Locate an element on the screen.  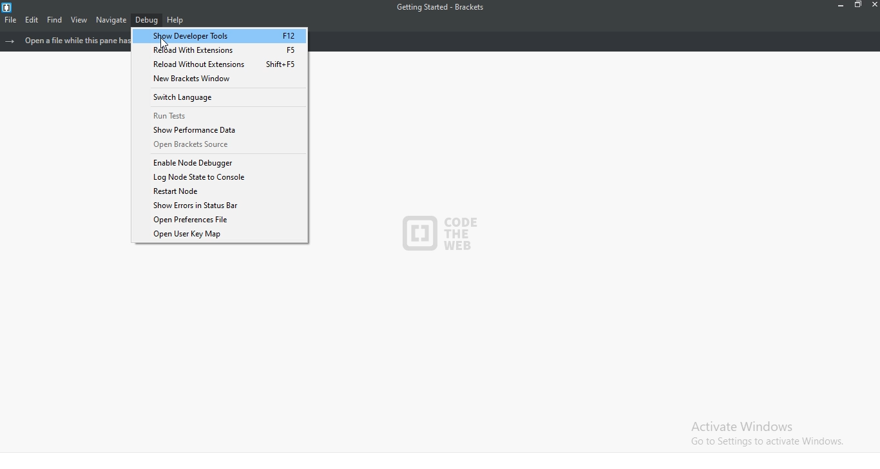
Open Preferences File is located at coordinates (220, 220).